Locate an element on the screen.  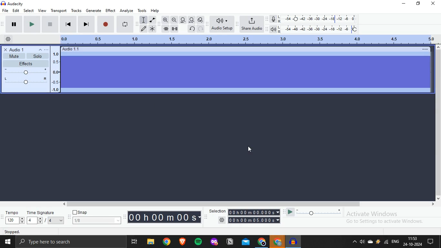
Window is located at coordinates (7, 242).